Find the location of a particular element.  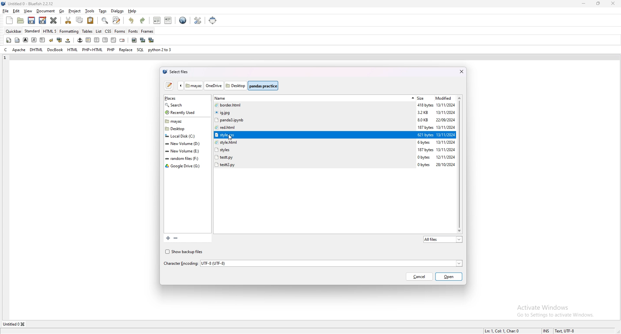

name is located at coordinates (225, 98).